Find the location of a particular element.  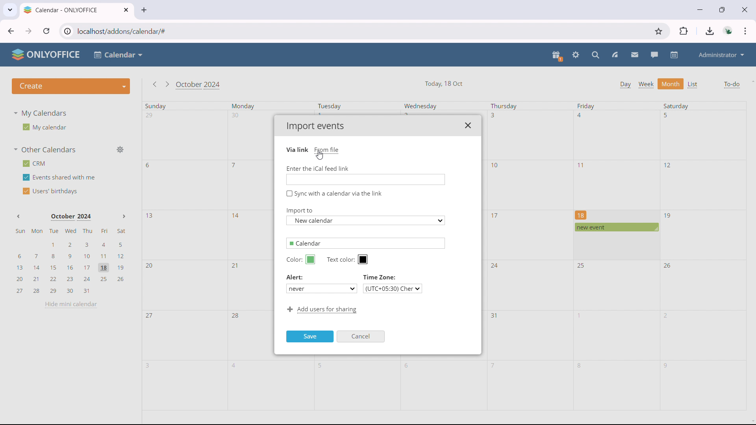

to-do is located at coordinates (732, 85).